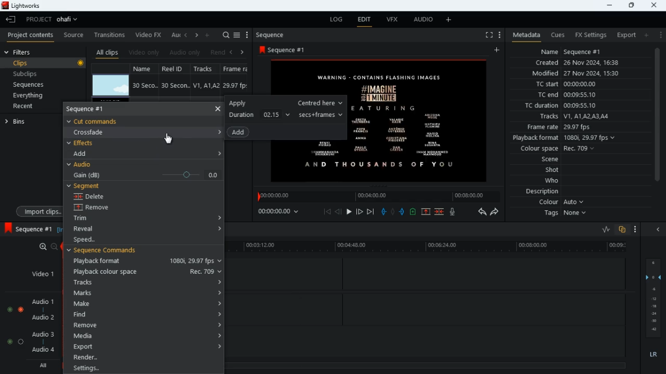 The image size is (666, 374). I want to click on colour space, so click(555, 149).